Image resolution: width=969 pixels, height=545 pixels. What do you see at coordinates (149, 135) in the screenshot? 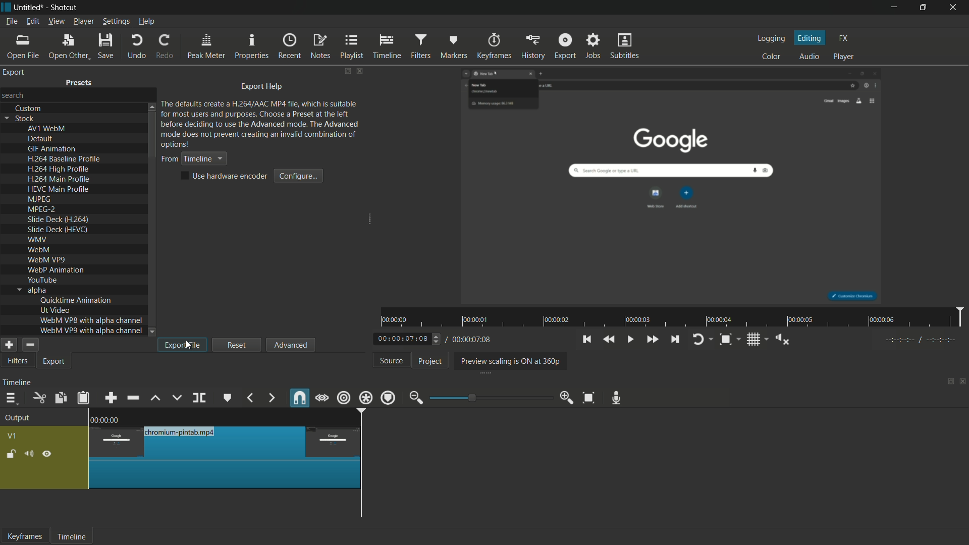
I see `scroll bar` at bounding box center [149, 135].